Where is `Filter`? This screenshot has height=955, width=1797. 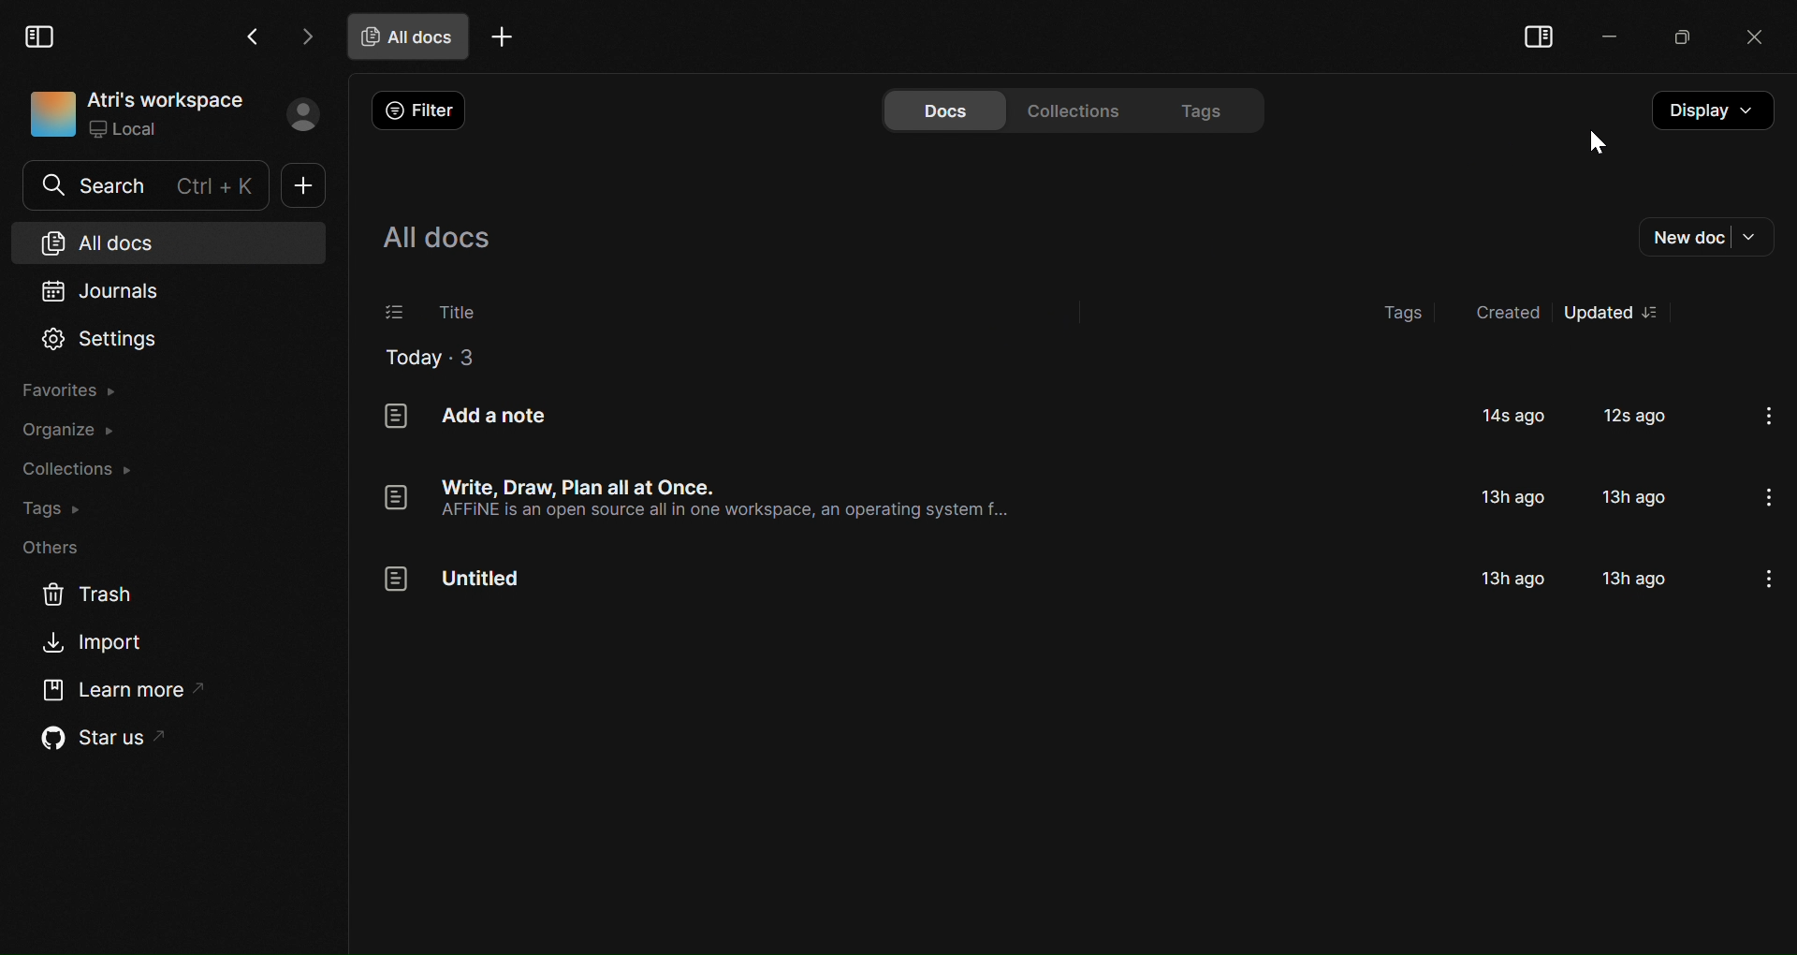
Filter is located at coordinates (425, 110).